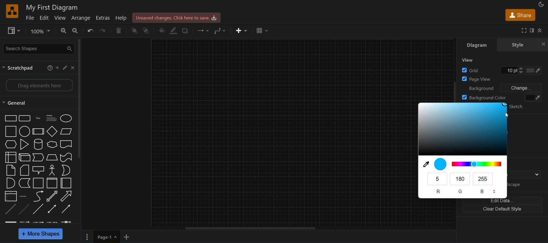 The height and width of the screenshot is (243, 548). I want to click on redo, so click(104, 31).